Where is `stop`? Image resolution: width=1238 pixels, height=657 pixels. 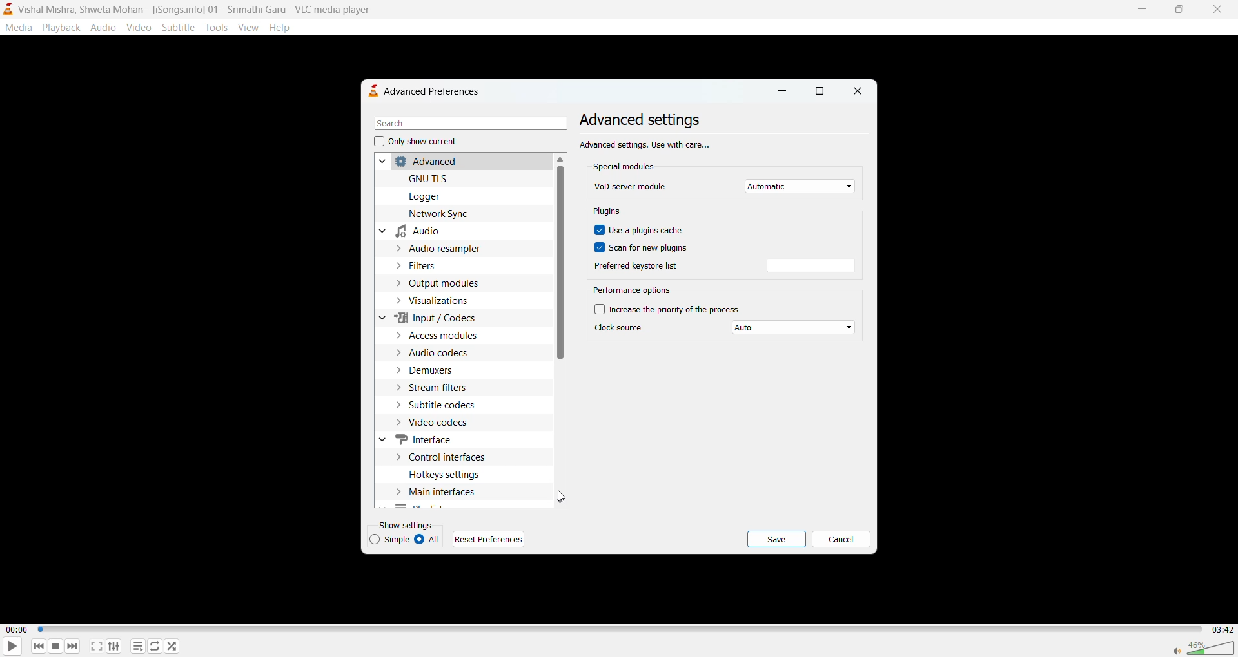
stop is located at coordinates (54, 646).